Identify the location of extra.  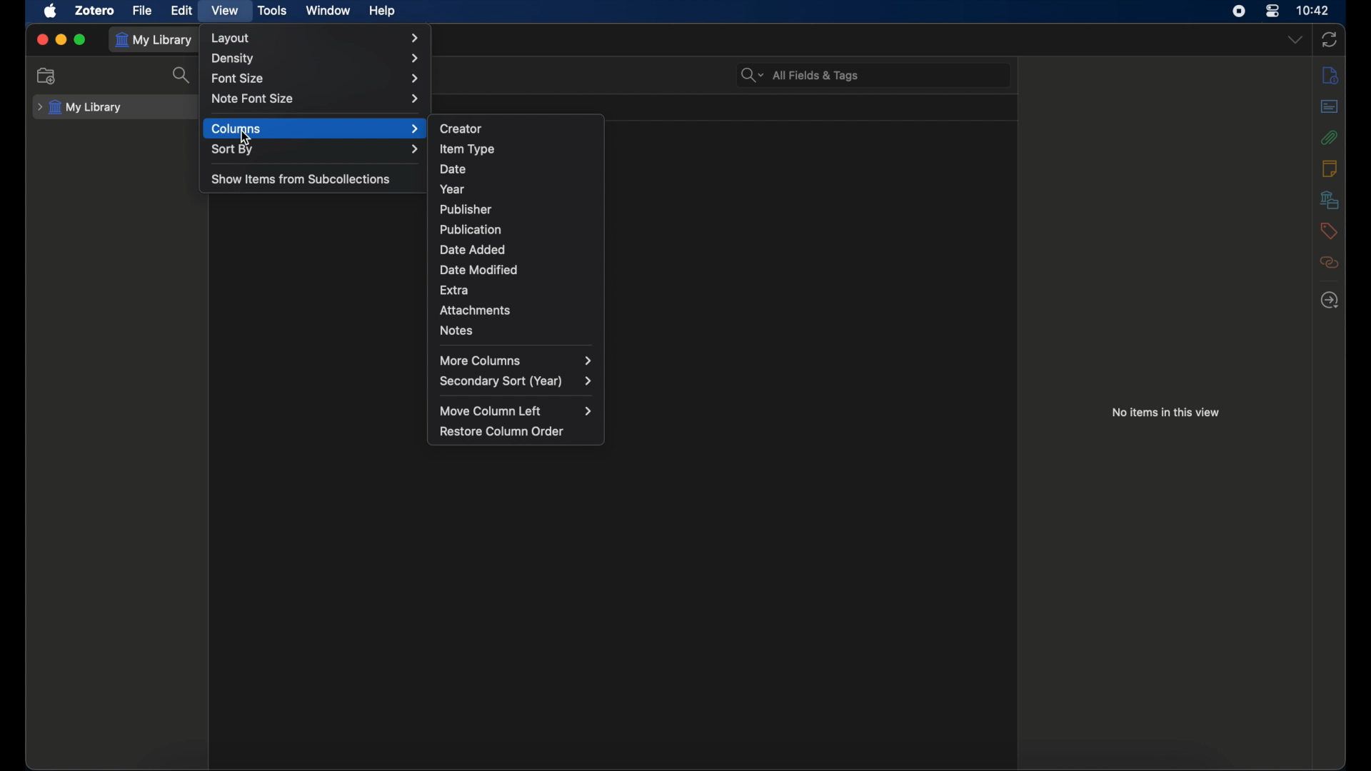
(454, 291).